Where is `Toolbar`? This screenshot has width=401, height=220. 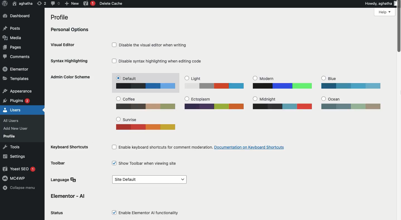 Toolbar is located at coordinates (56, 163).